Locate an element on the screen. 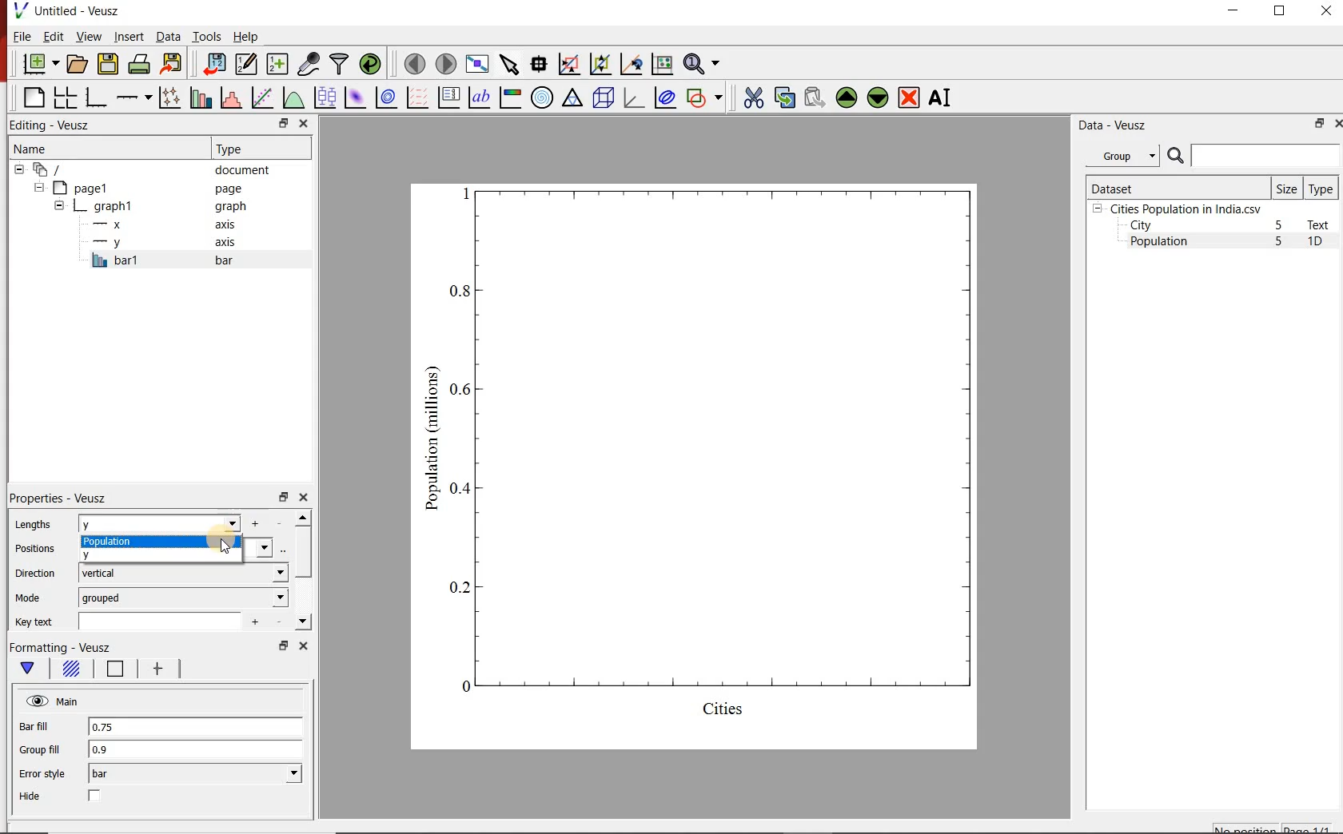 The height and width of the screenshot is (834, 1343). save the document is located at coordinates (108, 62).